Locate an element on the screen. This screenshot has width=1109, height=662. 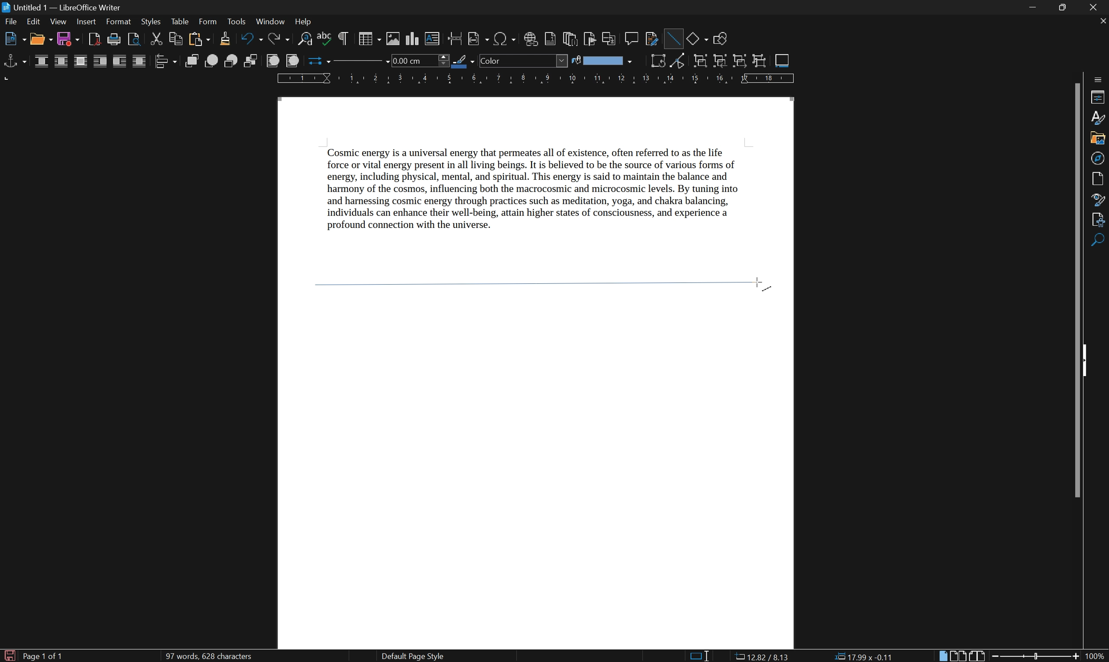
zoom out is located at coordinates (997, 656).